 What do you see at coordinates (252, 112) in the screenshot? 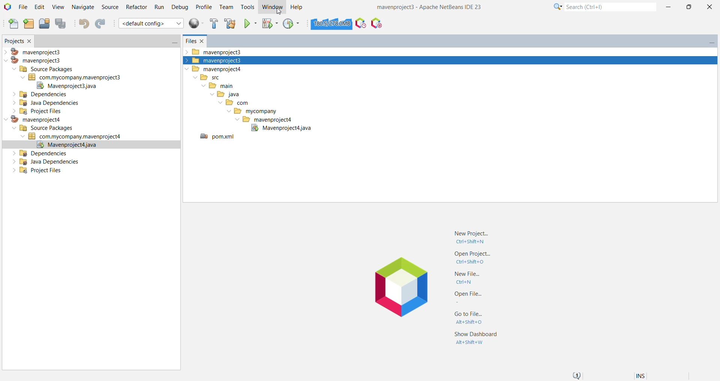
I see `mycompany` at bounding box center [252, 112].